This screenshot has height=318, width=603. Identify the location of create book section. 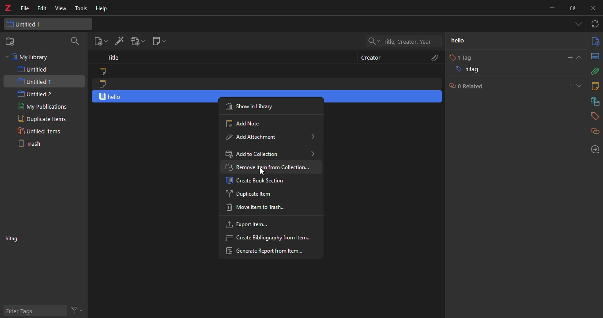
(255, 180).